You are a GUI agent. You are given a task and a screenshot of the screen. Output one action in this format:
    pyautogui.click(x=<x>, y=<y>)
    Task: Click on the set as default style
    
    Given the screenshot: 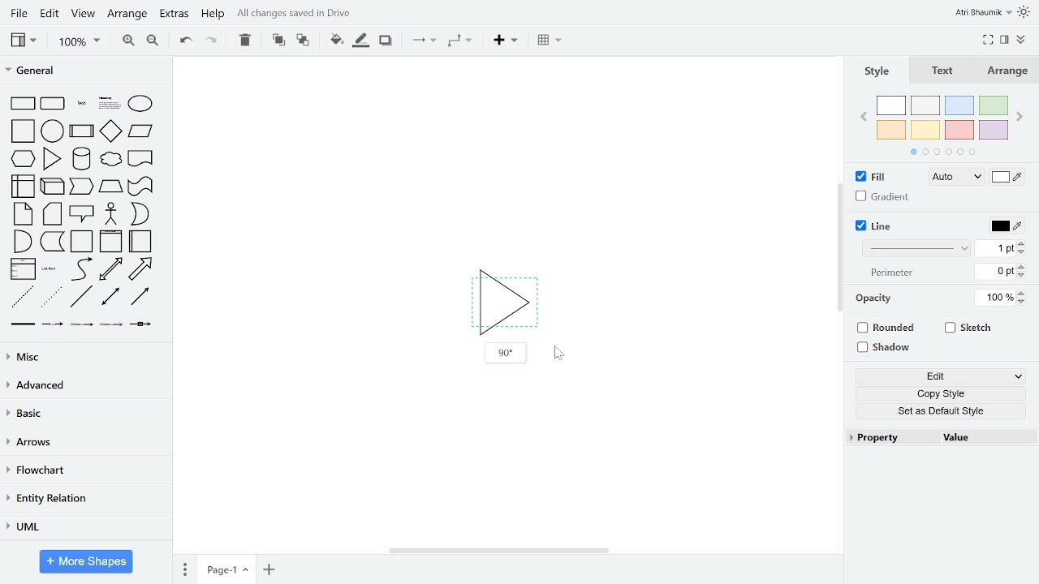 What is the action you would take?
    pyautogui.click(x=942, y=412)
    